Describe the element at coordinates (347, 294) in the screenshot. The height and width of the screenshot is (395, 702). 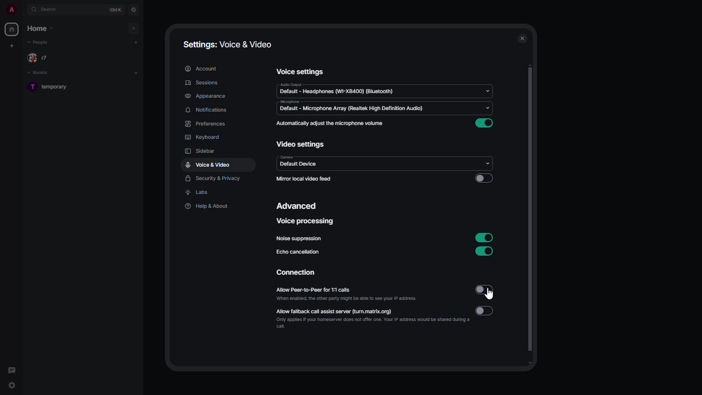
I see `allow peer-to-peer for 1:1 calls` at that location.